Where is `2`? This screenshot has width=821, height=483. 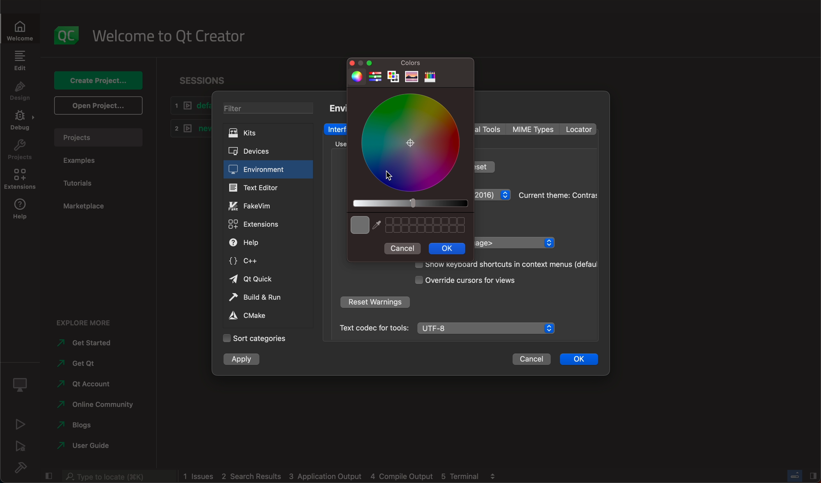
2 is located at coordinates (188, 127).